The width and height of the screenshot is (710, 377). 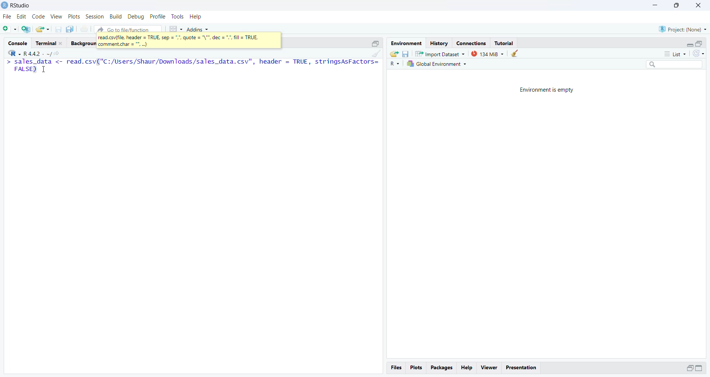 I want to click on Debug, so click(x=136, y=17).